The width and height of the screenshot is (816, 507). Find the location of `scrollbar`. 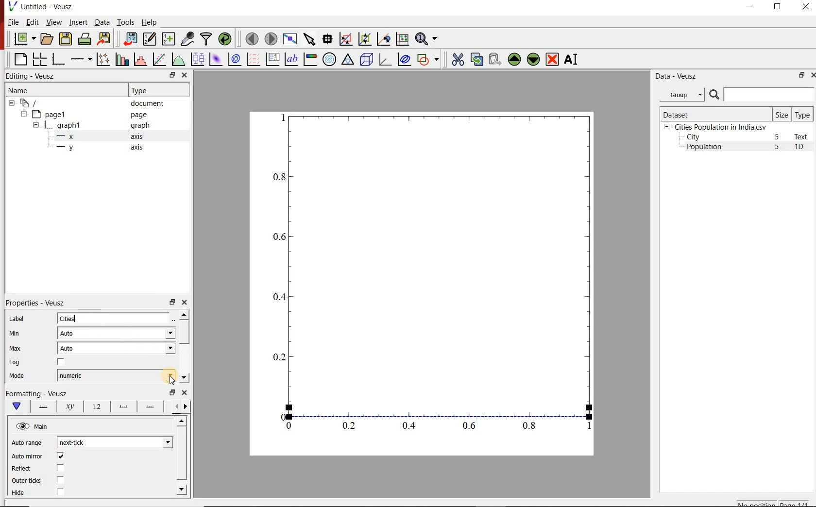

scrollbar is located at coordinates (184, 347).